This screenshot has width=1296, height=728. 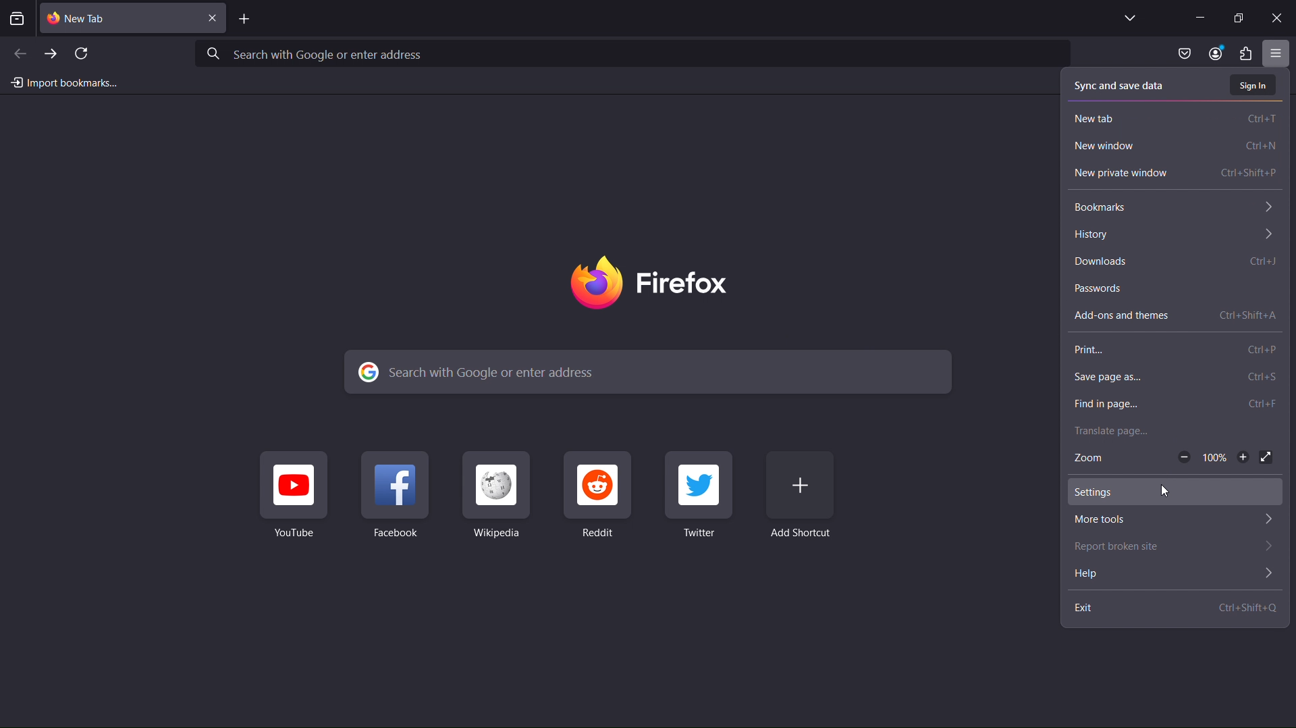 I want to click on Print..., so click(x=1176, y=349).